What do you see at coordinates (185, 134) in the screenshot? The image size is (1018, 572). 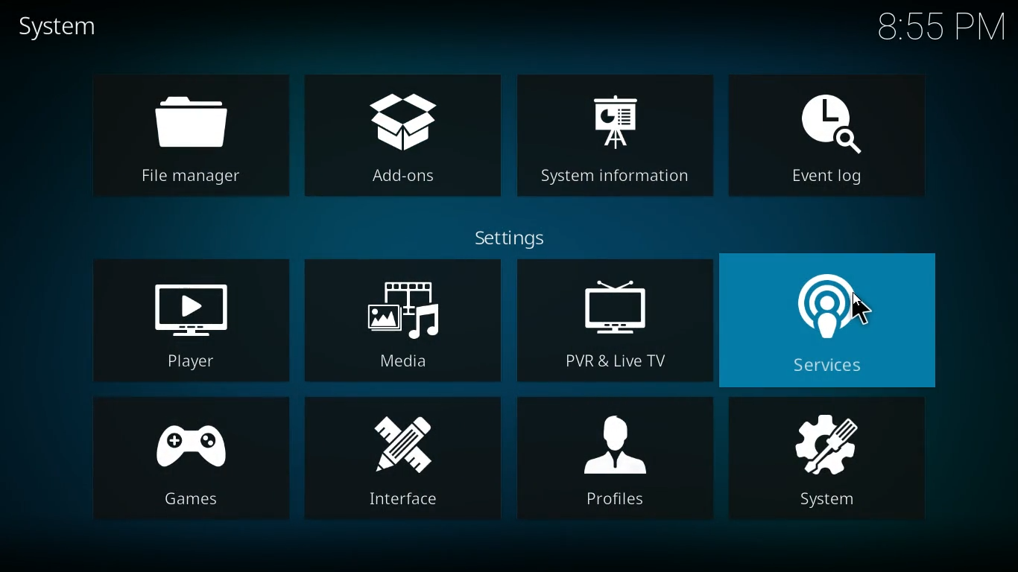 I see `file manager` at bounding box center [185, 134].